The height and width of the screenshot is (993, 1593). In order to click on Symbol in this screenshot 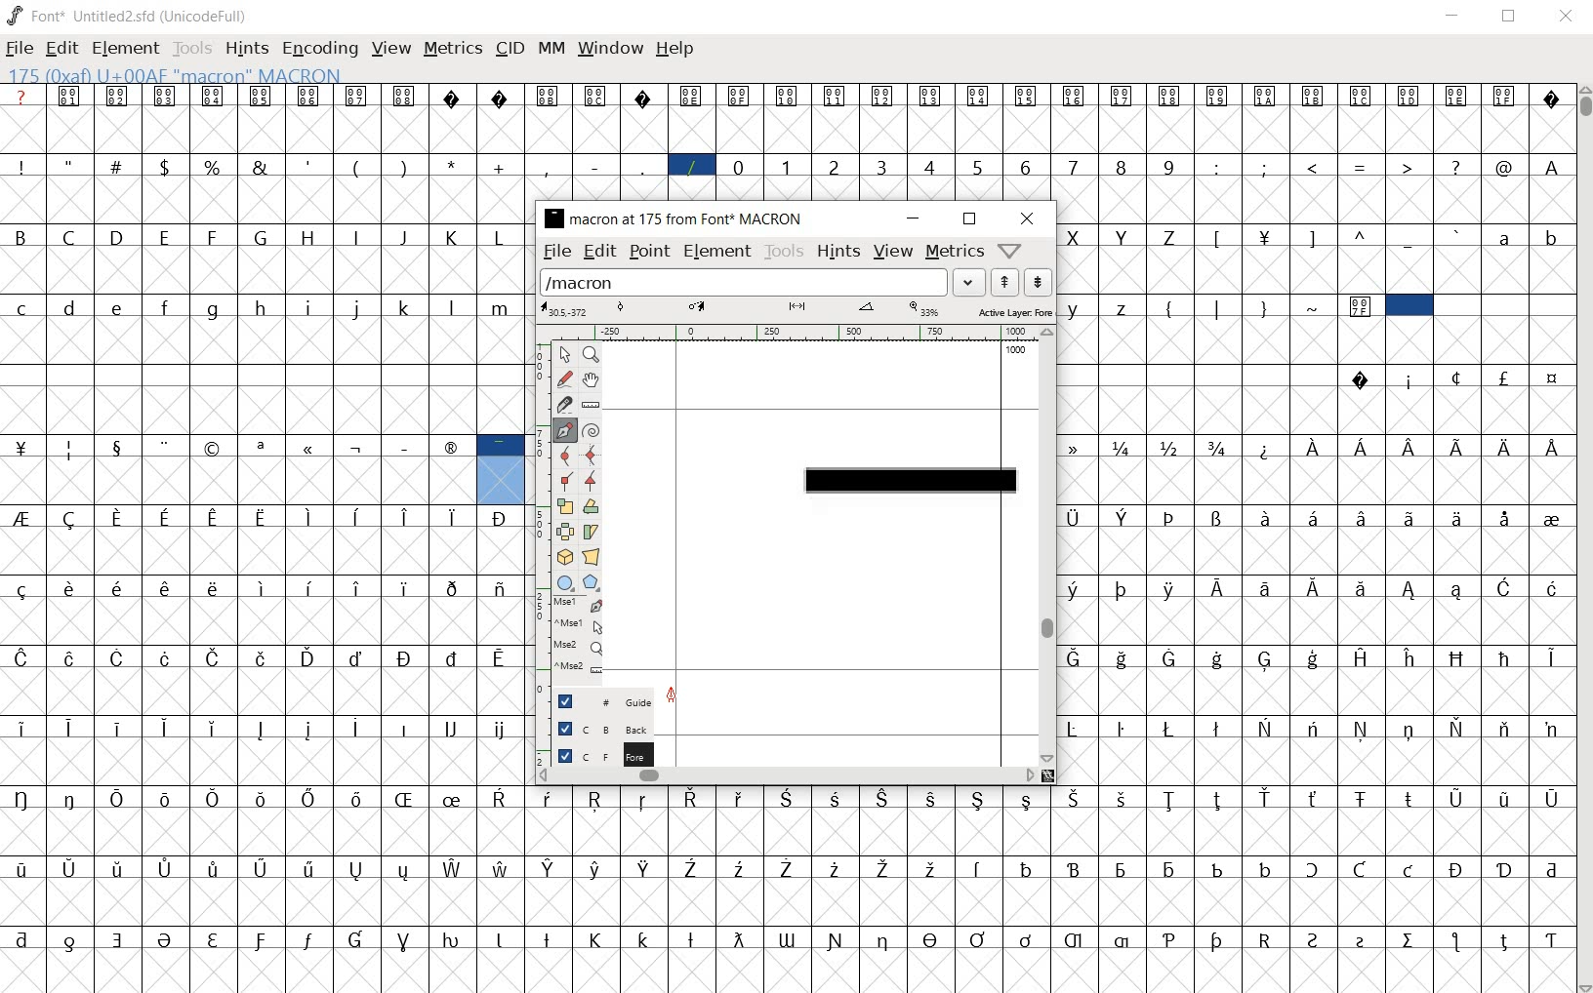, I will do `click(402, 728)`.